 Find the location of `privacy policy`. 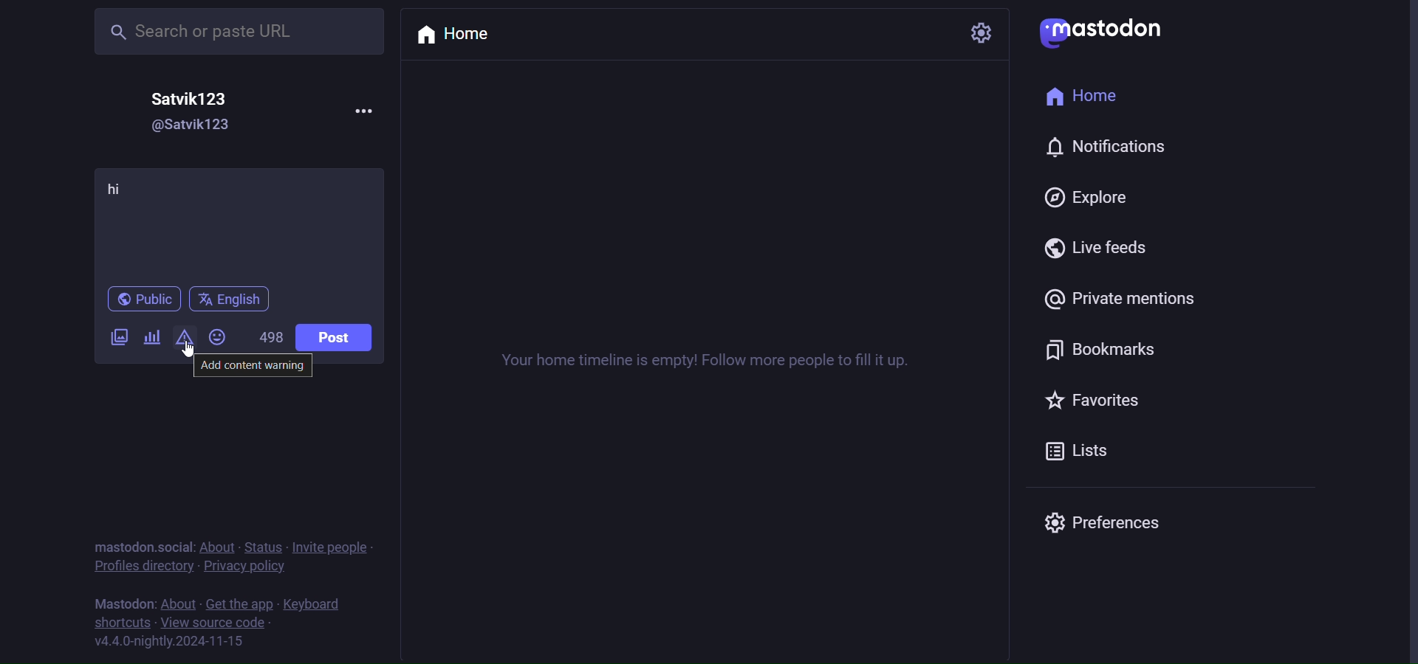

privacy policy is located at coordinates (247, 570).